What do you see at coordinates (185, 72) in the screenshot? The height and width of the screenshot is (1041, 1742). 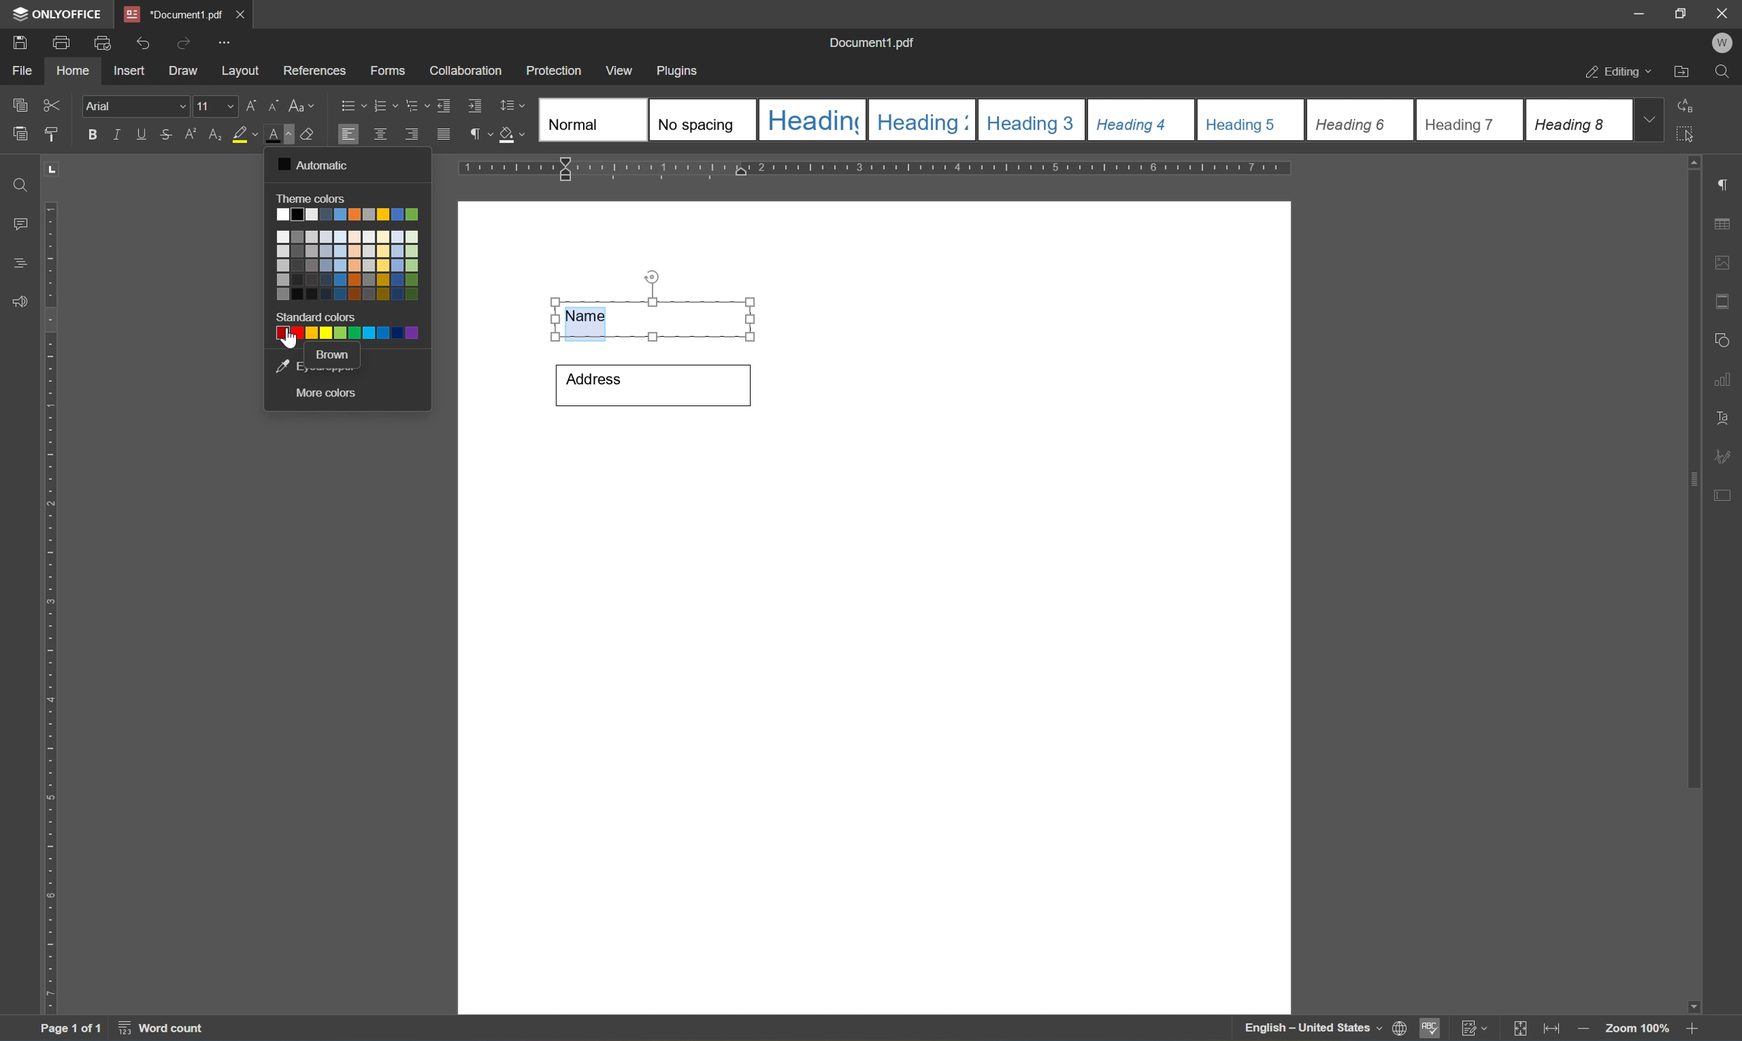 I see `draw` at bounding box center [185, 72].